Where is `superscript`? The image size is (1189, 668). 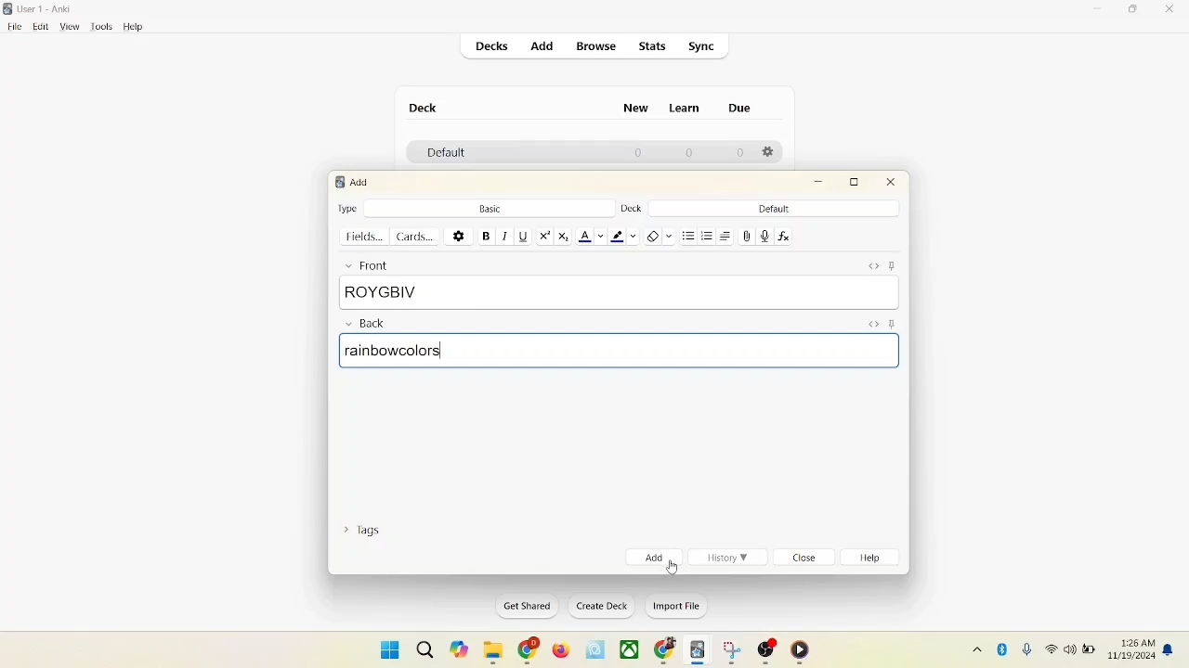 superscript is located at coordinates (544, 236).